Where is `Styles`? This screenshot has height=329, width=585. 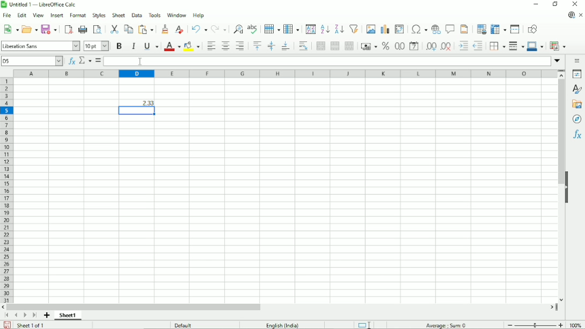 Styles is located at coordinates (577, 89).